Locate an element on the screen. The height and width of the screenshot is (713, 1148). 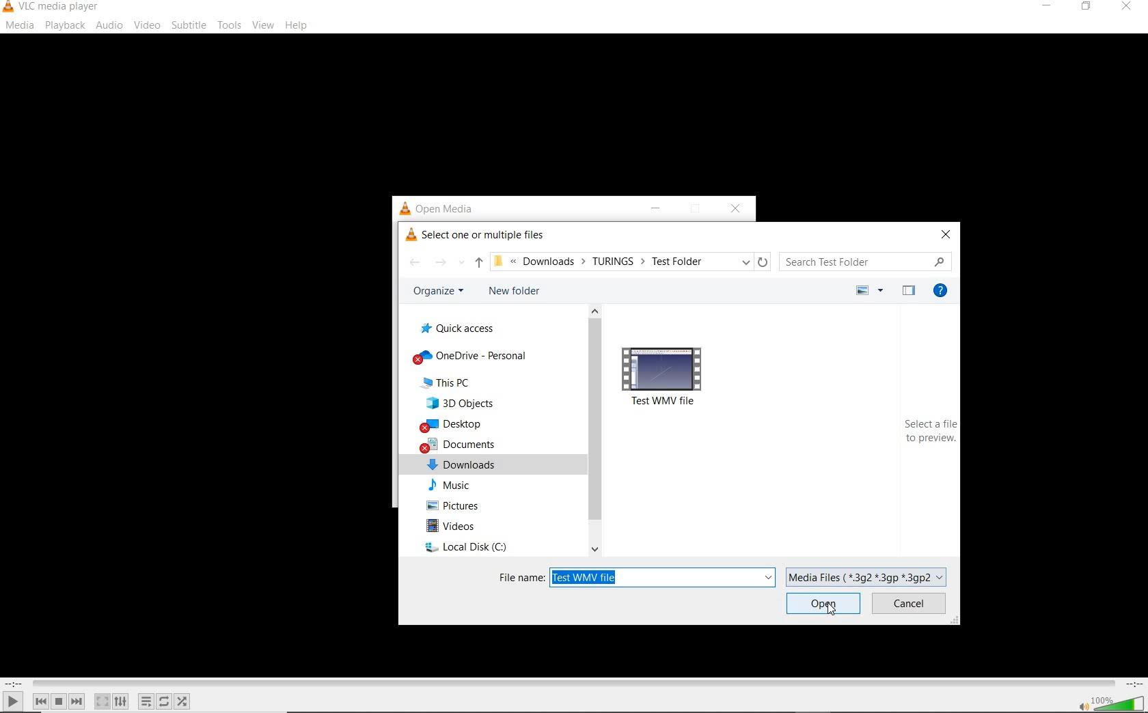
Media Files is located at coordinates (866, 577).